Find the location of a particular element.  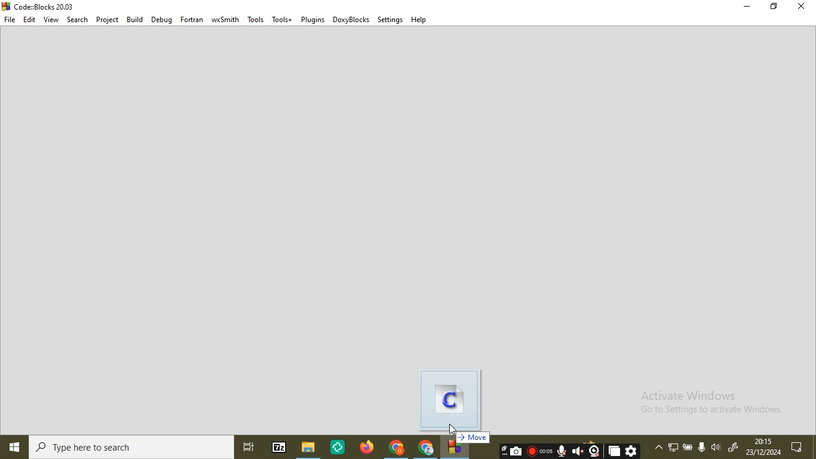

settings is located at coordinates (389, 19).